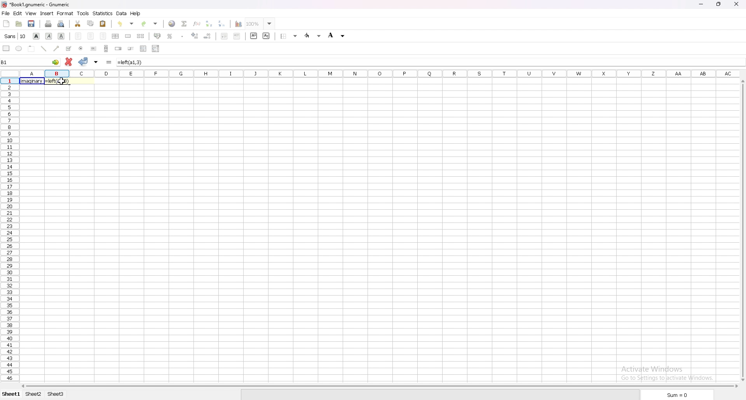 The height and width of the screenshot is (400, 746). Describe the element at coordinates (18, 24) in the screenshot. I see `open` at that location.